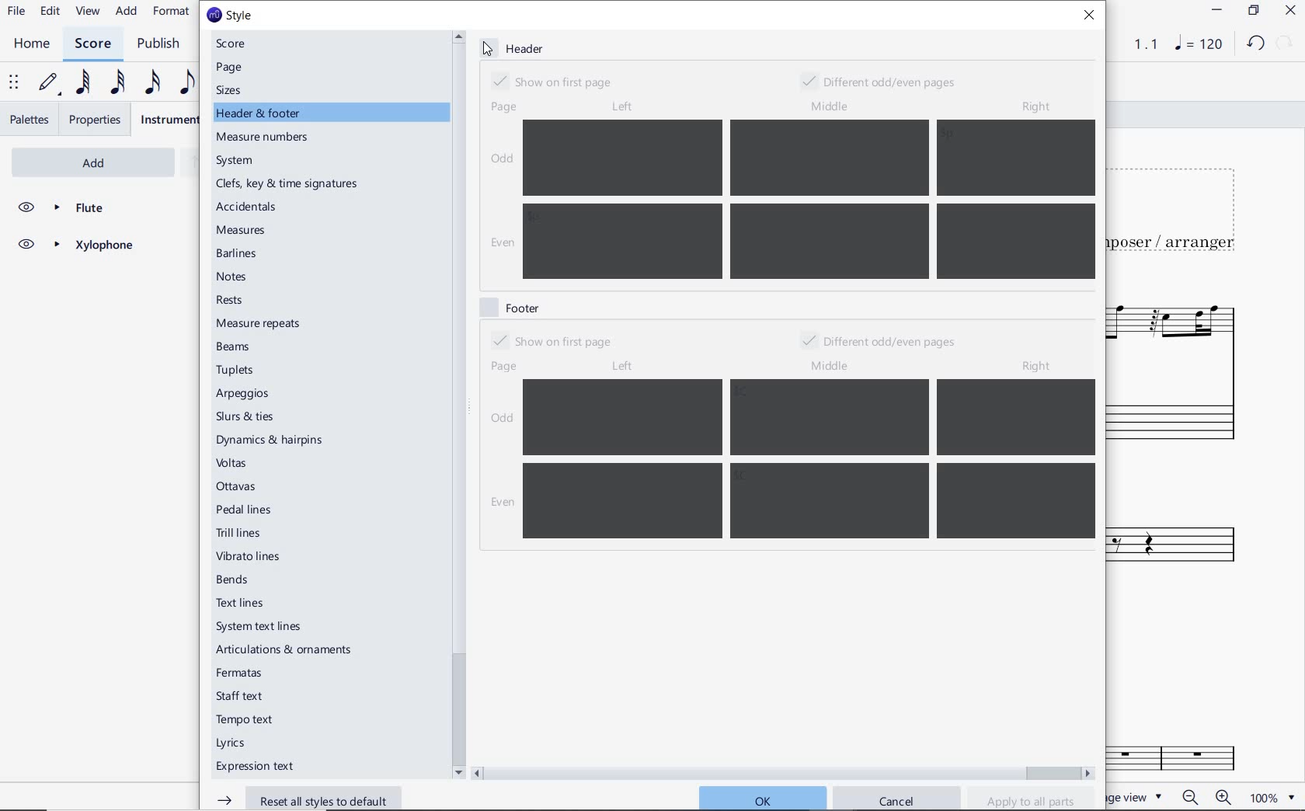 The height and width of the screenshot is (811, 1305). What do you see at coordinates (245, 418) in the screenshot?
I see `slurs & ties` at bounding box center [245, 418].